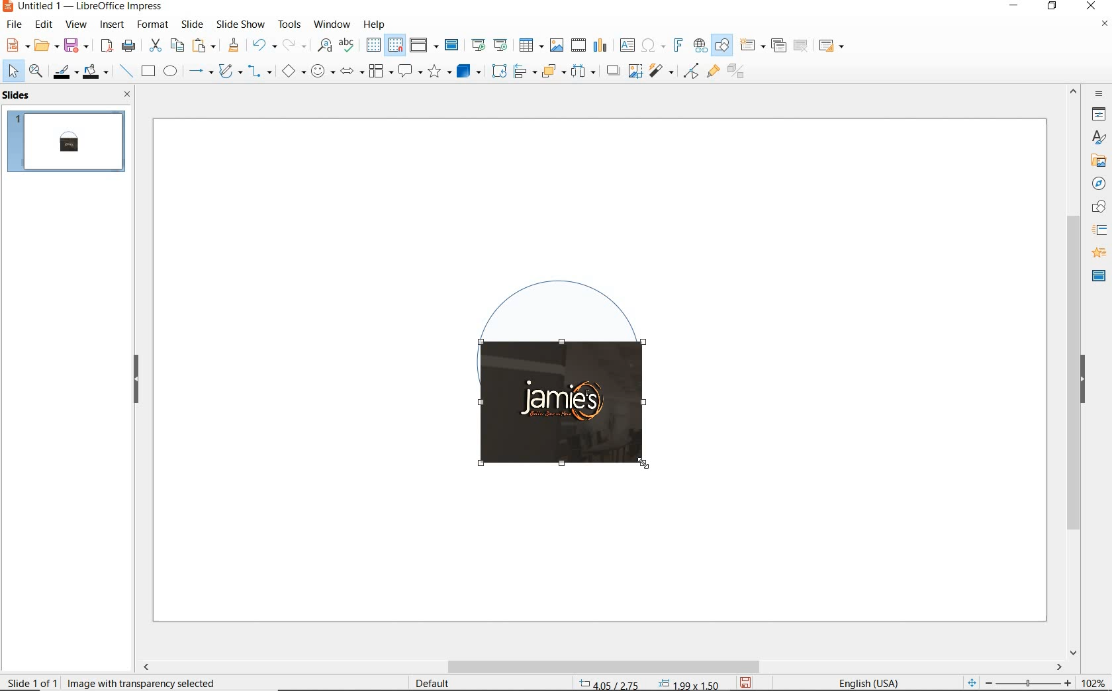 The width and height of the screenshot is (1112, 691). What do you see at coordinates (380, 72) in the screenshot?
I see `flowchart` at bounding box center [380, 72].